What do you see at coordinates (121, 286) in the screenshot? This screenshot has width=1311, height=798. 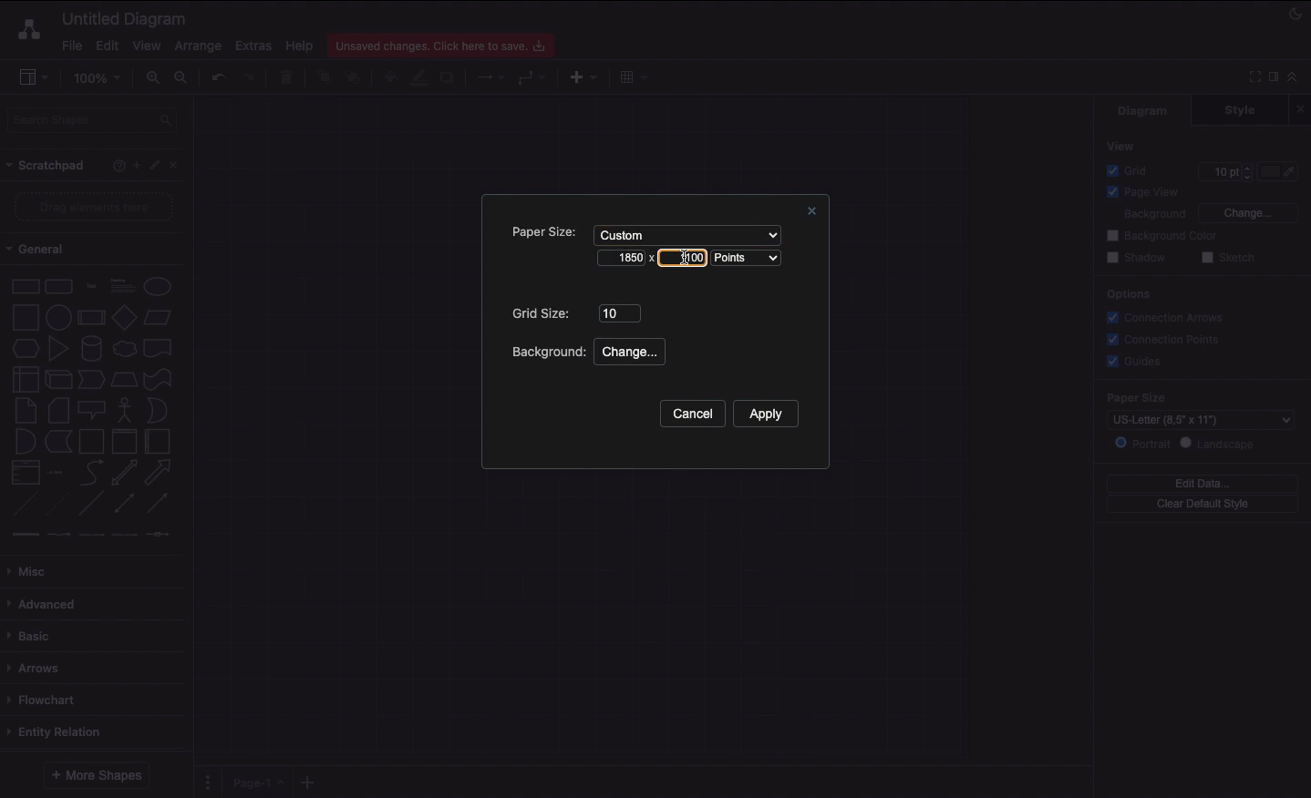 I see `Text box` at bounding box center [121, 286].